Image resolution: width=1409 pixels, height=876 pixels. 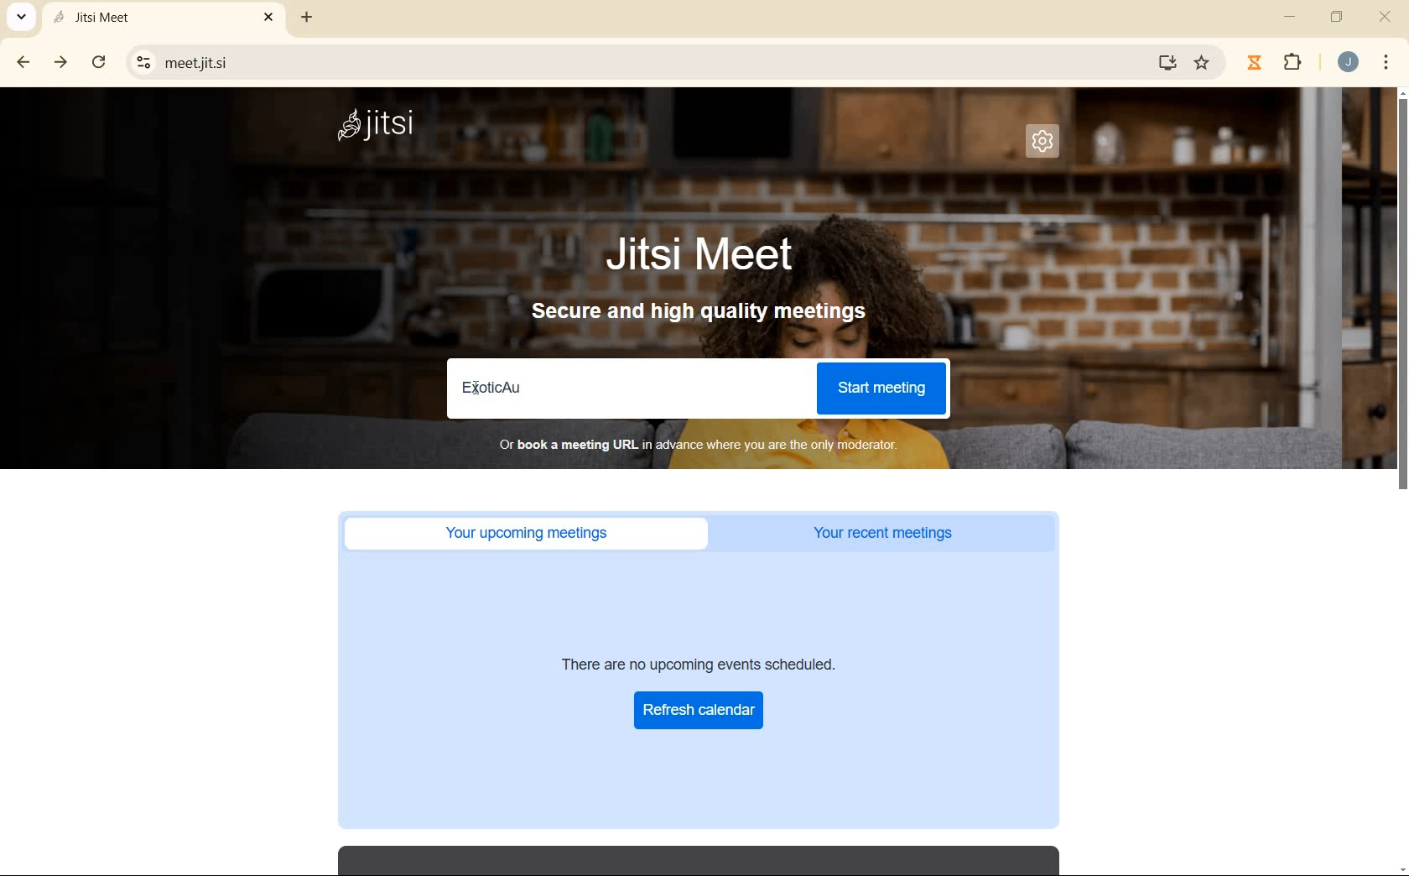 I want to click on extensions, so click(x=1293, y=63).